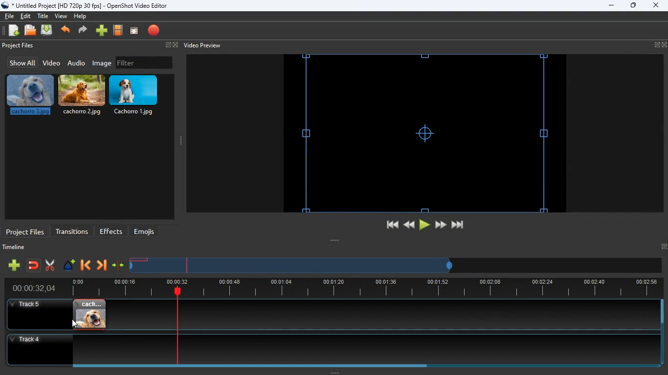  I want to click on compress, so click(118, 266).